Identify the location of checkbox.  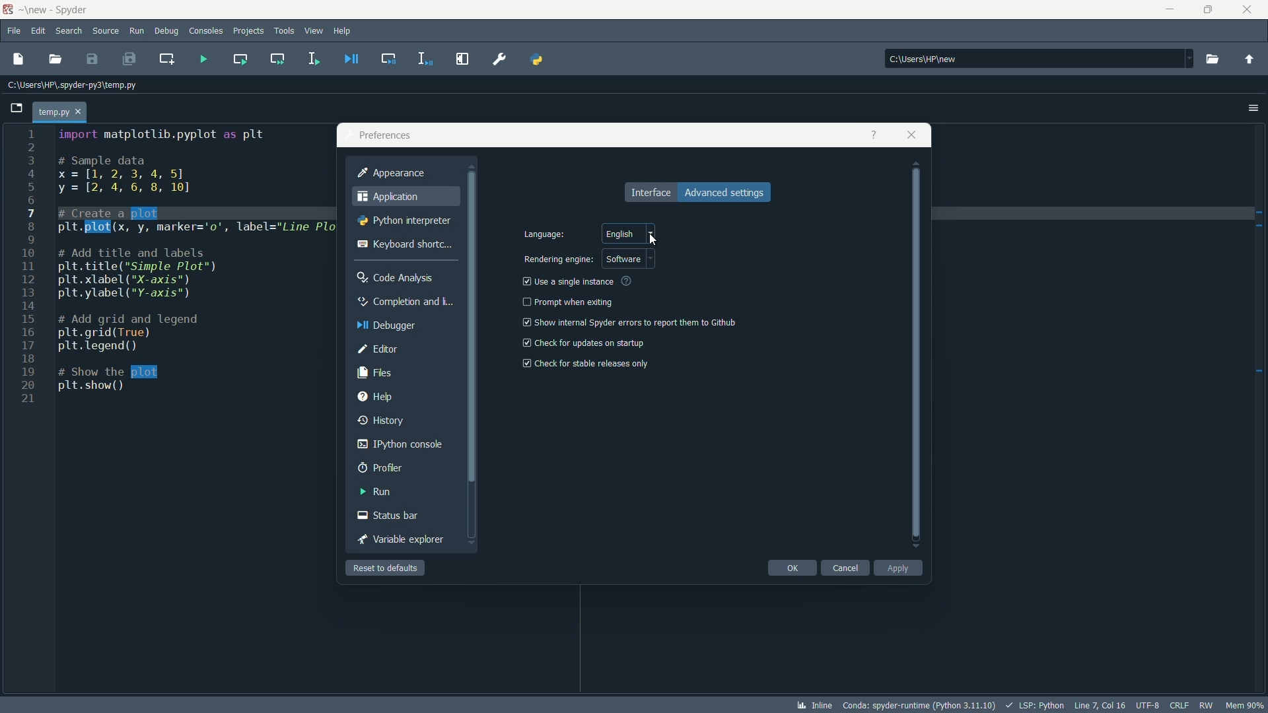
(526, 343).